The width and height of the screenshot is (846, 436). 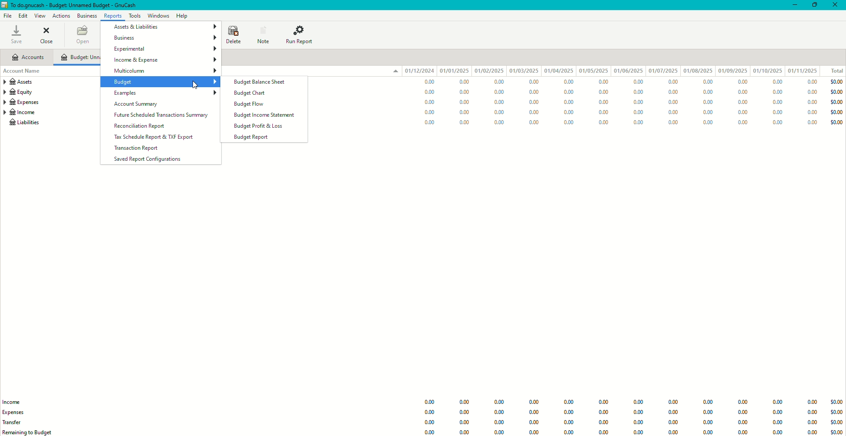 What do you see at coordinates (25, 72) in the screenshot?
I see `Account Name` at bounding box center [25, 72].